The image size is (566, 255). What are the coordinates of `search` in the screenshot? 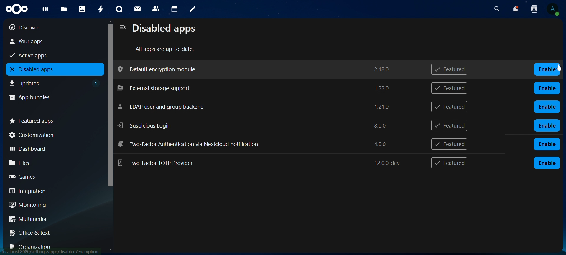 It's located at (497, 9).